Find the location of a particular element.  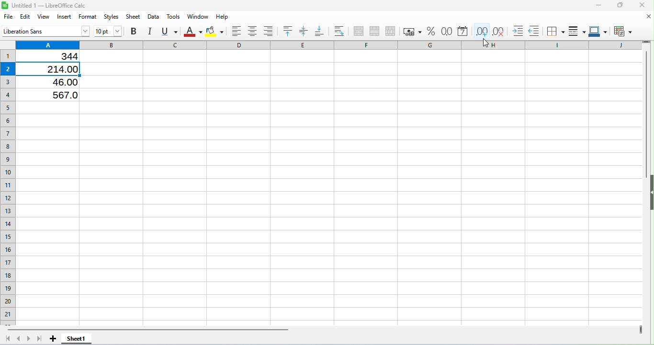

Minimize is located at coordinates (598, 6).